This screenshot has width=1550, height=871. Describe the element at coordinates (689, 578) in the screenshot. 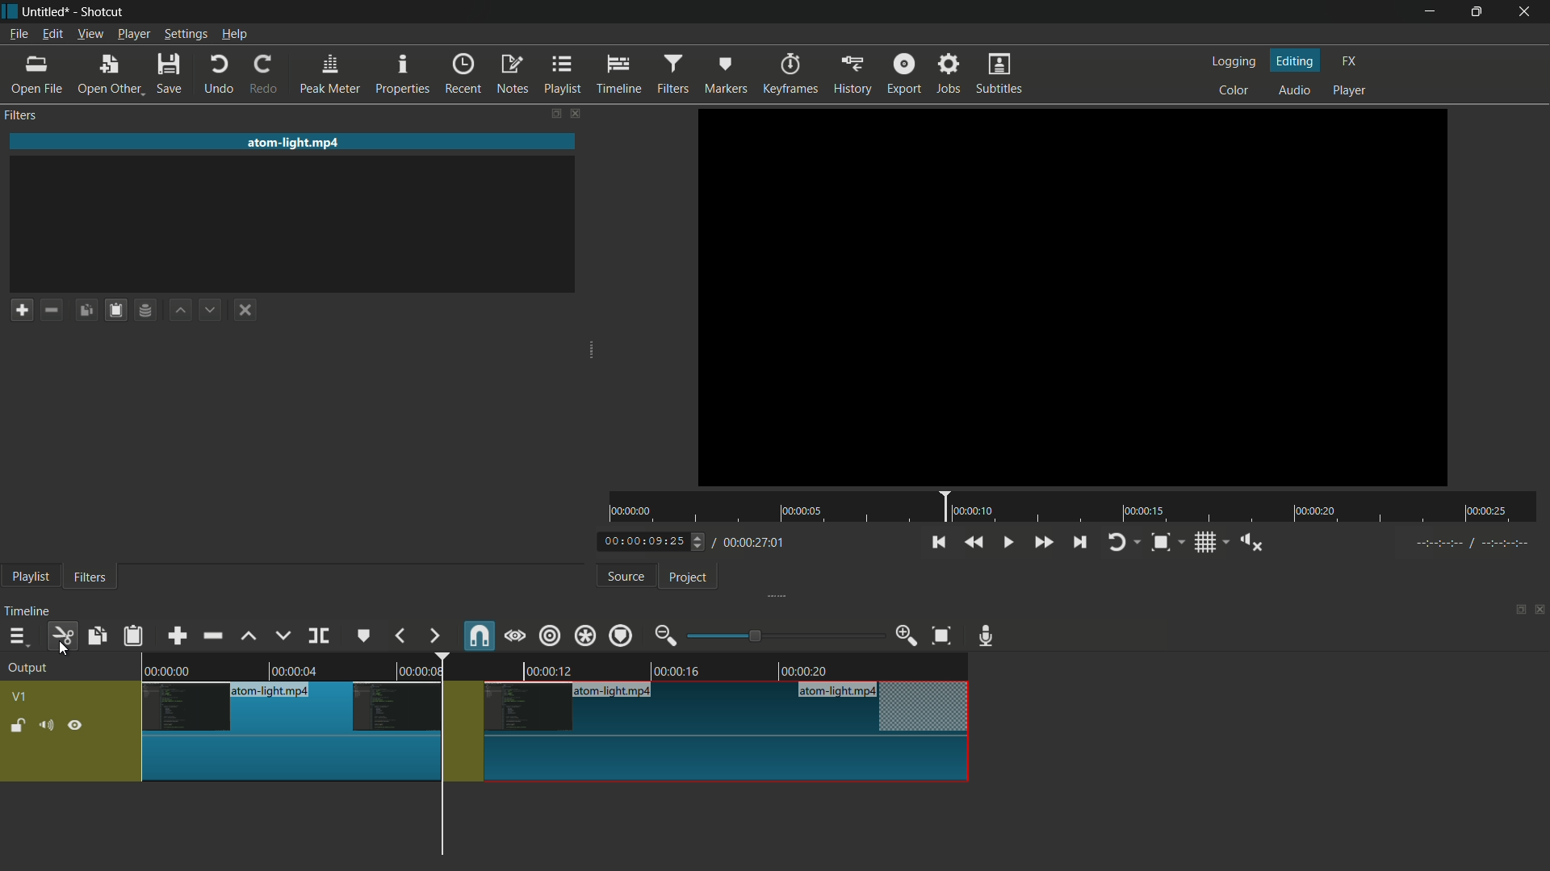

I see `project` at that location.